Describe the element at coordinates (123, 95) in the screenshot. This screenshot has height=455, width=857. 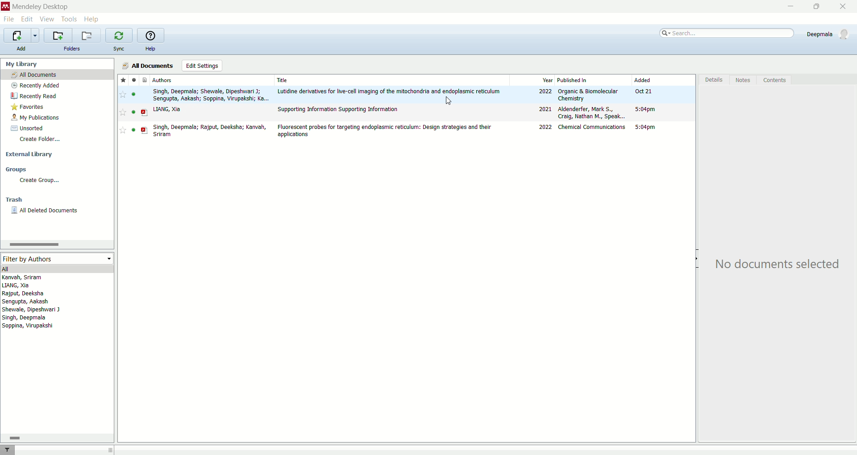
I see `favorite` at that location.